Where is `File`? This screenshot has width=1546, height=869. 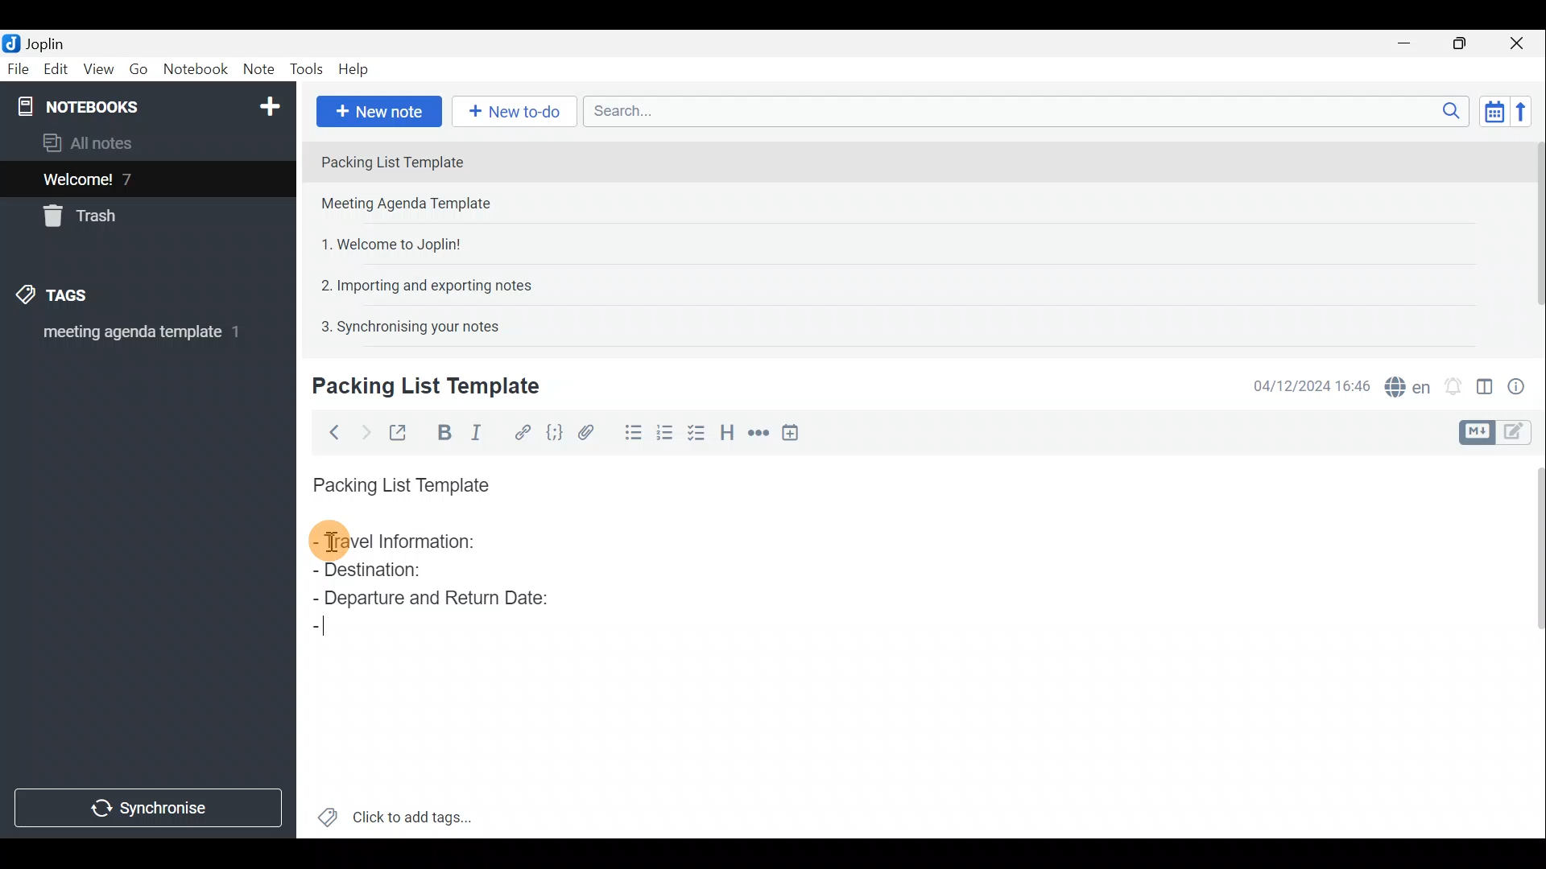
File is located at coordinates (16, 68).